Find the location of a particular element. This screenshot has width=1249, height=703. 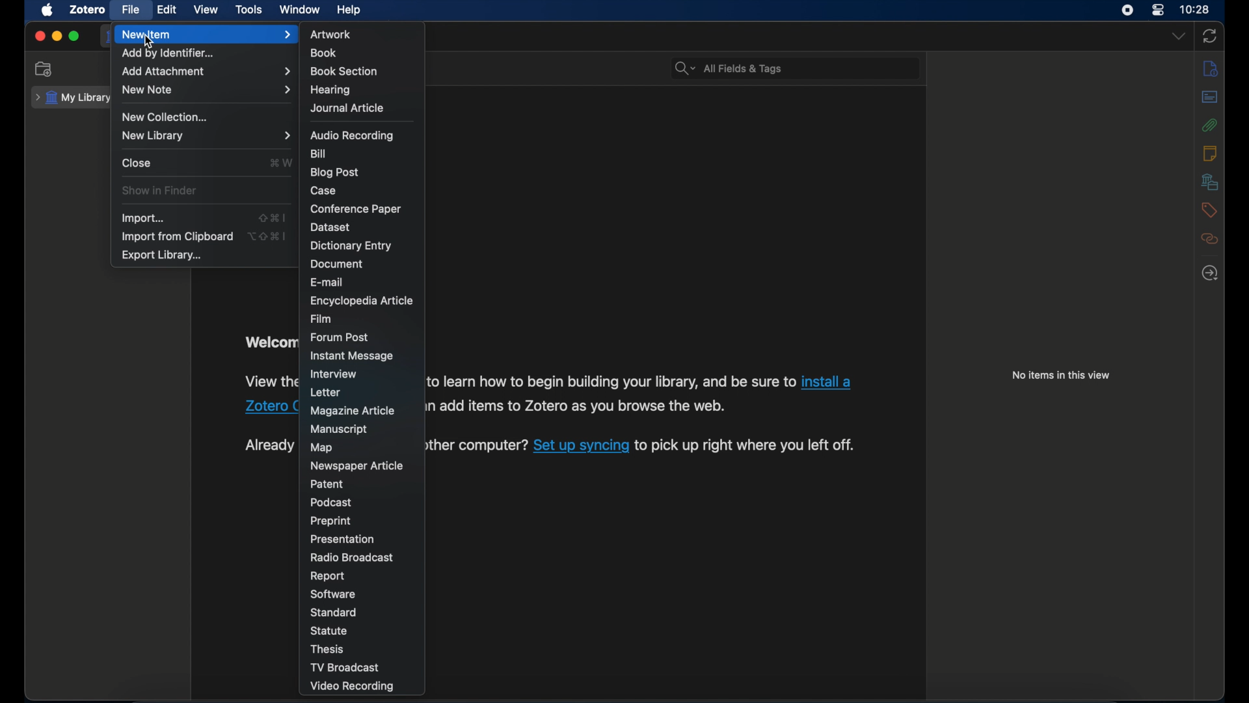

software is located at coordinates (332, 595).